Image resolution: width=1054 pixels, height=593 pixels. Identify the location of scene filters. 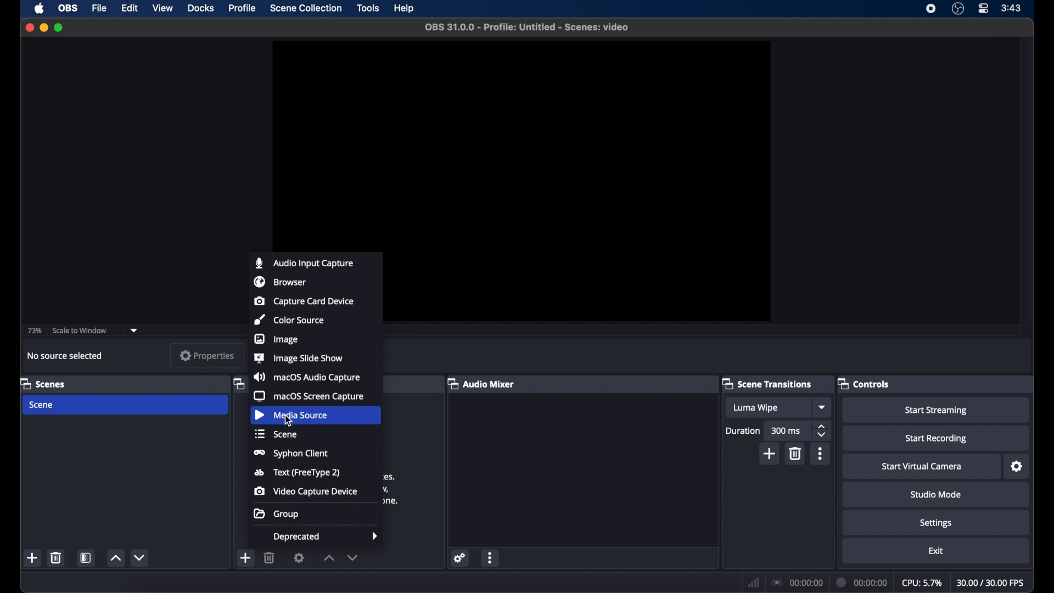
(86, 557).